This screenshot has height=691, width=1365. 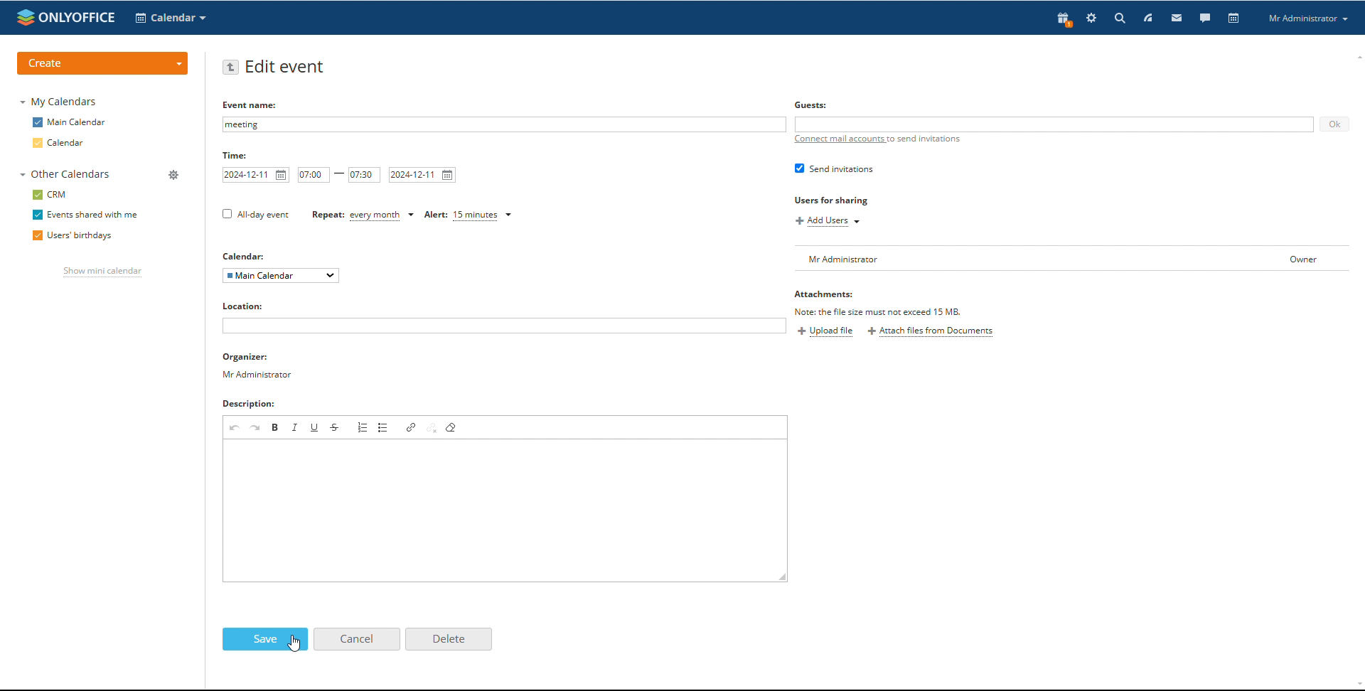 I want to click on italic, so click(x=294, y=427).